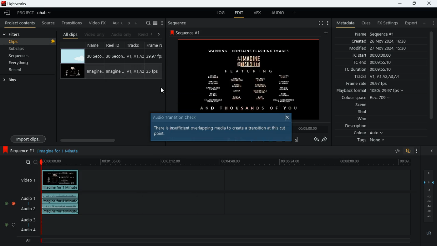 This screenshot has height=246, width=437. I want to click on fullscreen, so click(320, 23).